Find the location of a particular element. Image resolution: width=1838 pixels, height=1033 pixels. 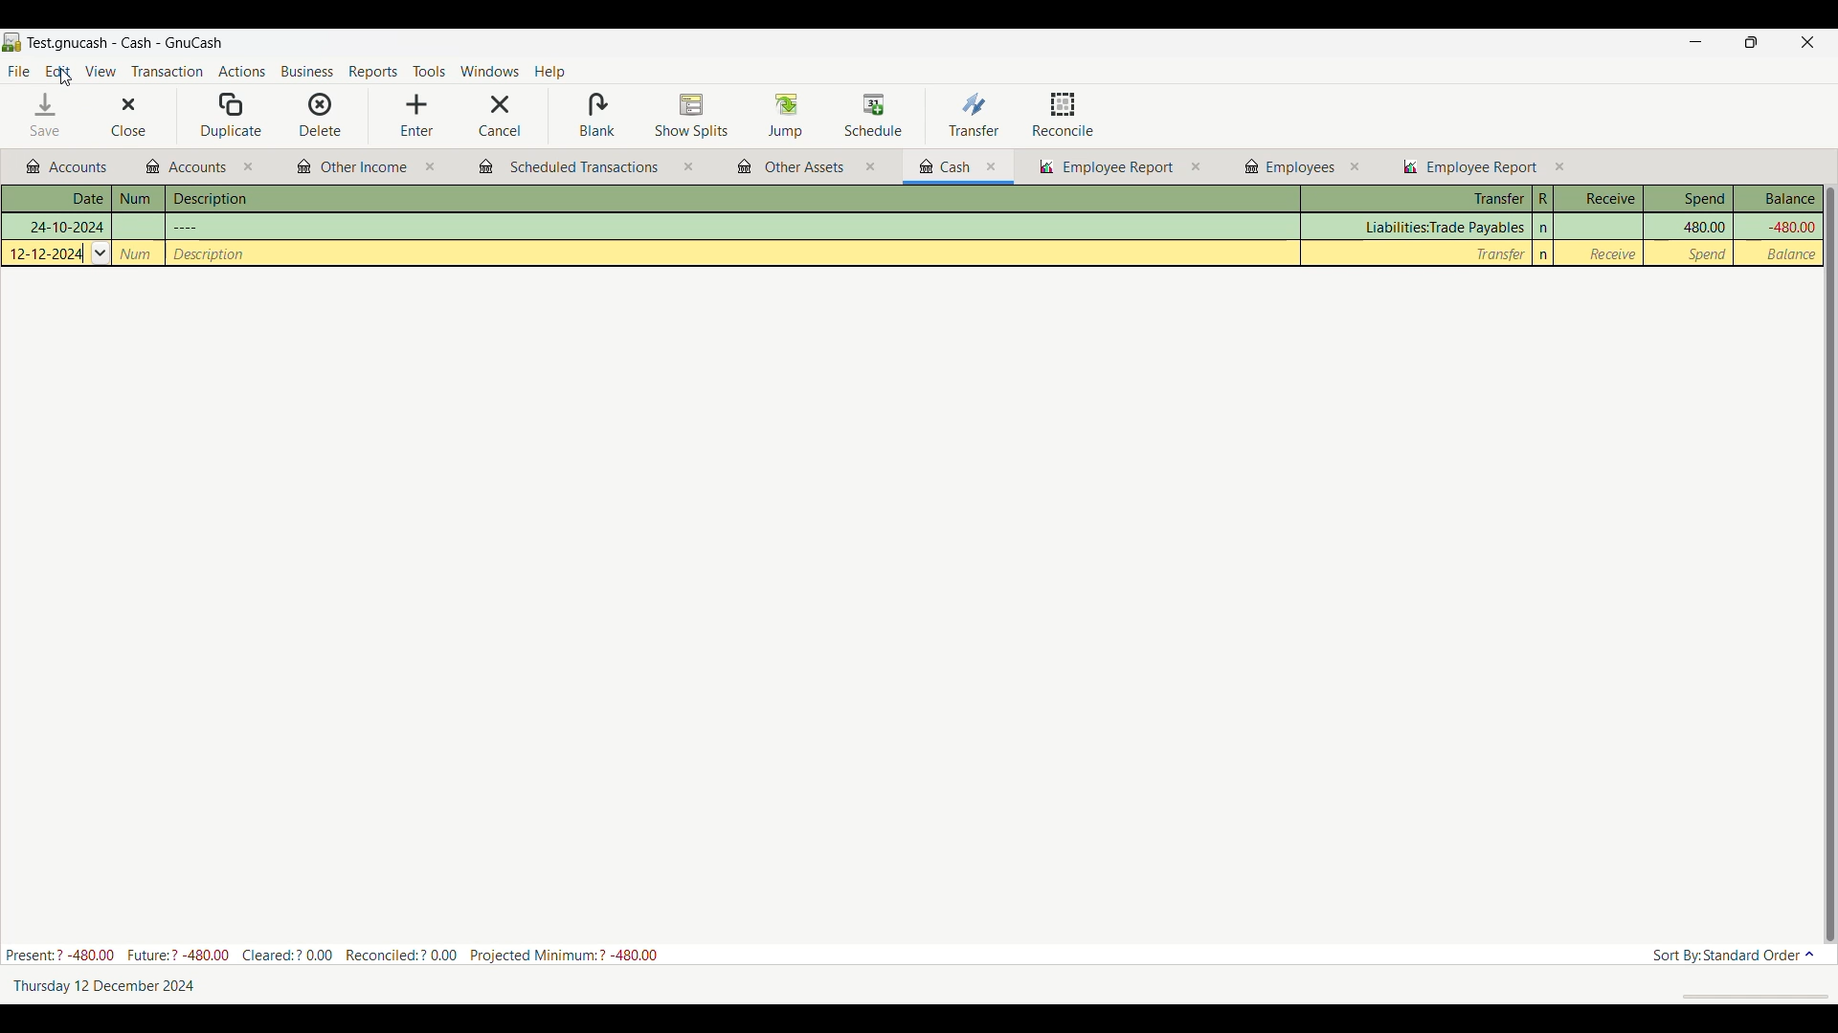

Name of current budget tab and software is located at coordinates (126, 42).